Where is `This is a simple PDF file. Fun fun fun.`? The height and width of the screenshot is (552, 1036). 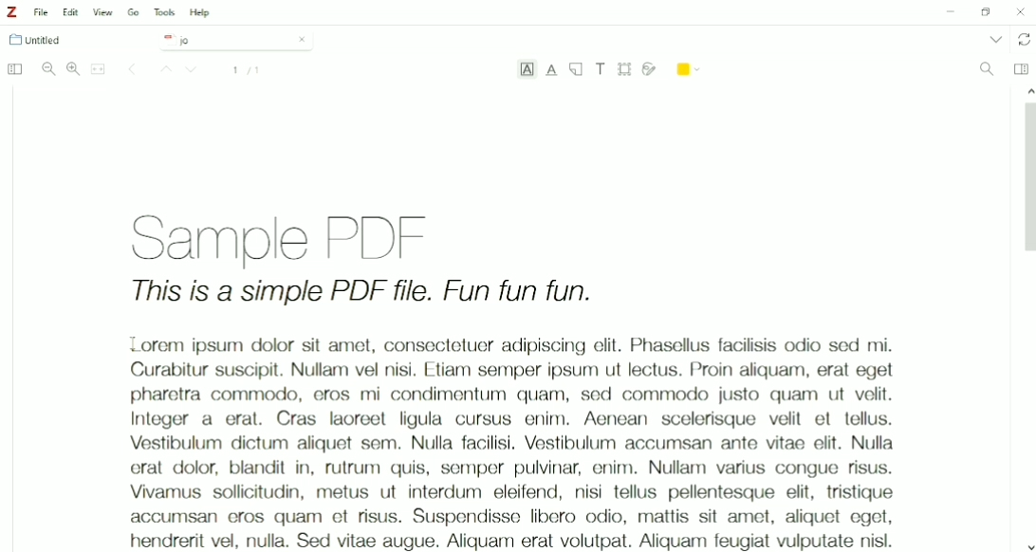 This is a simple PDF file. Fun fun fun. is located at coordinates (362, 294).